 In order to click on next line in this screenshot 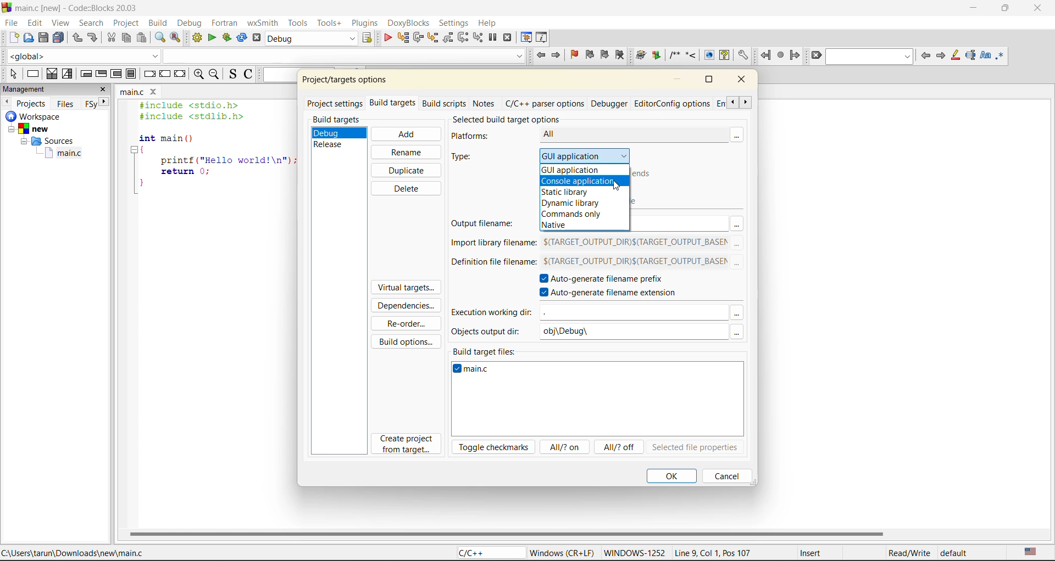, I will do `click(419, 39)`.